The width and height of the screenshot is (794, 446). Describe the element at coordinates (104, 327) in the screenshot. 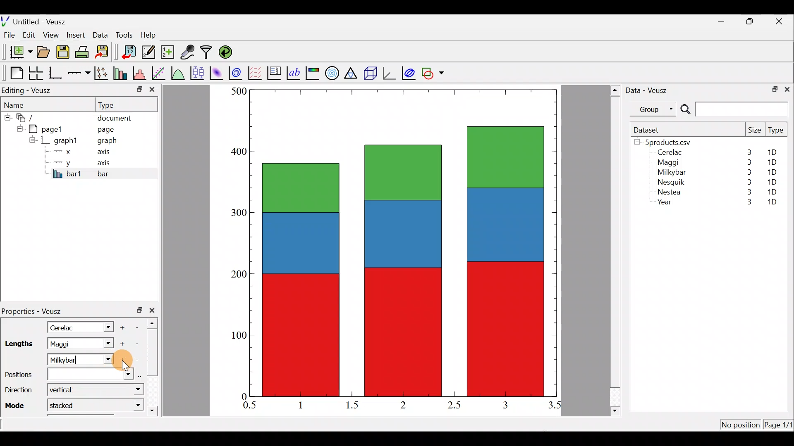

I see `Length dropdown` at that location.